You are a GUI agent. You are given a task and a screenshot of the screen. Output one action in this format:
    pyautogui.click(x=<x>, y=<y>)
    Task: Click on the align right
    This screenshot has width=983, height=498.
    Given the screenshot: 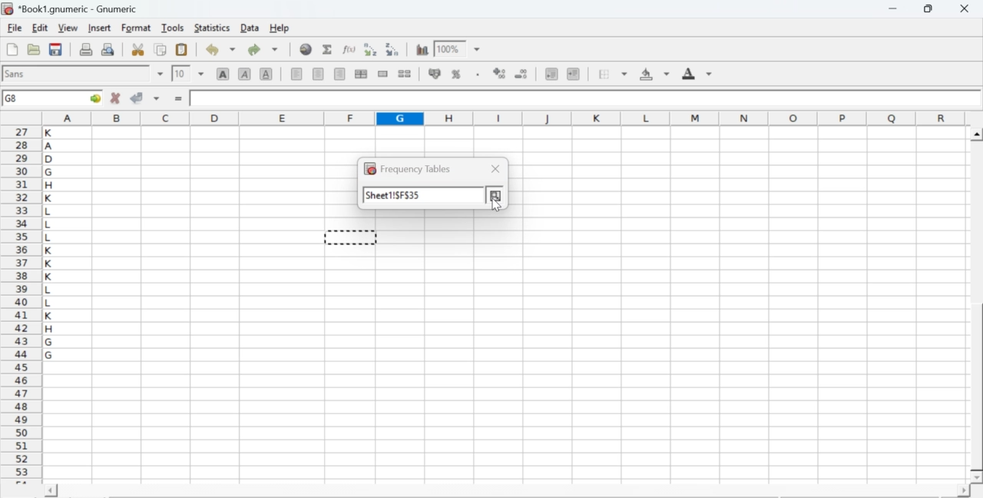 What is the action you would take?
    pyautogui.click(x=339, y=75)
    